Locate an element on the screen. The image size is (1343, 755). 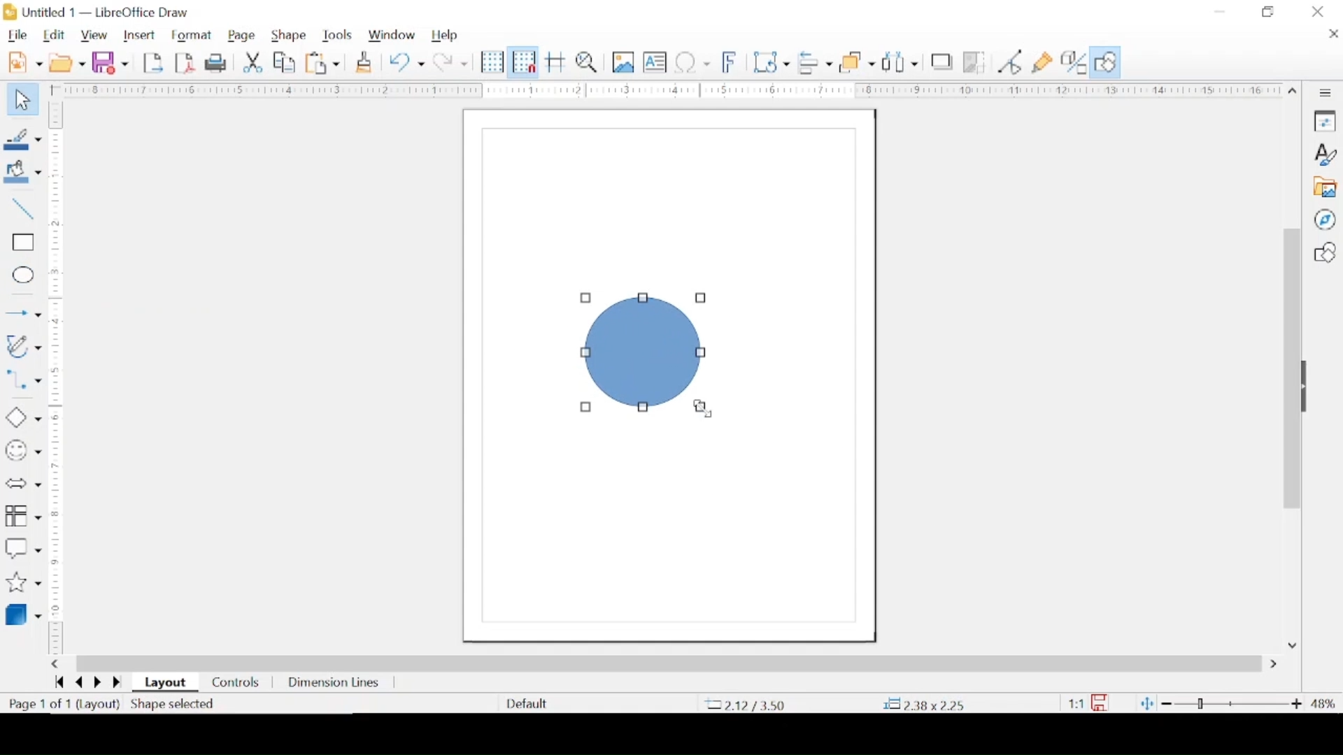
3d objects is located at coordinates (26, 614).